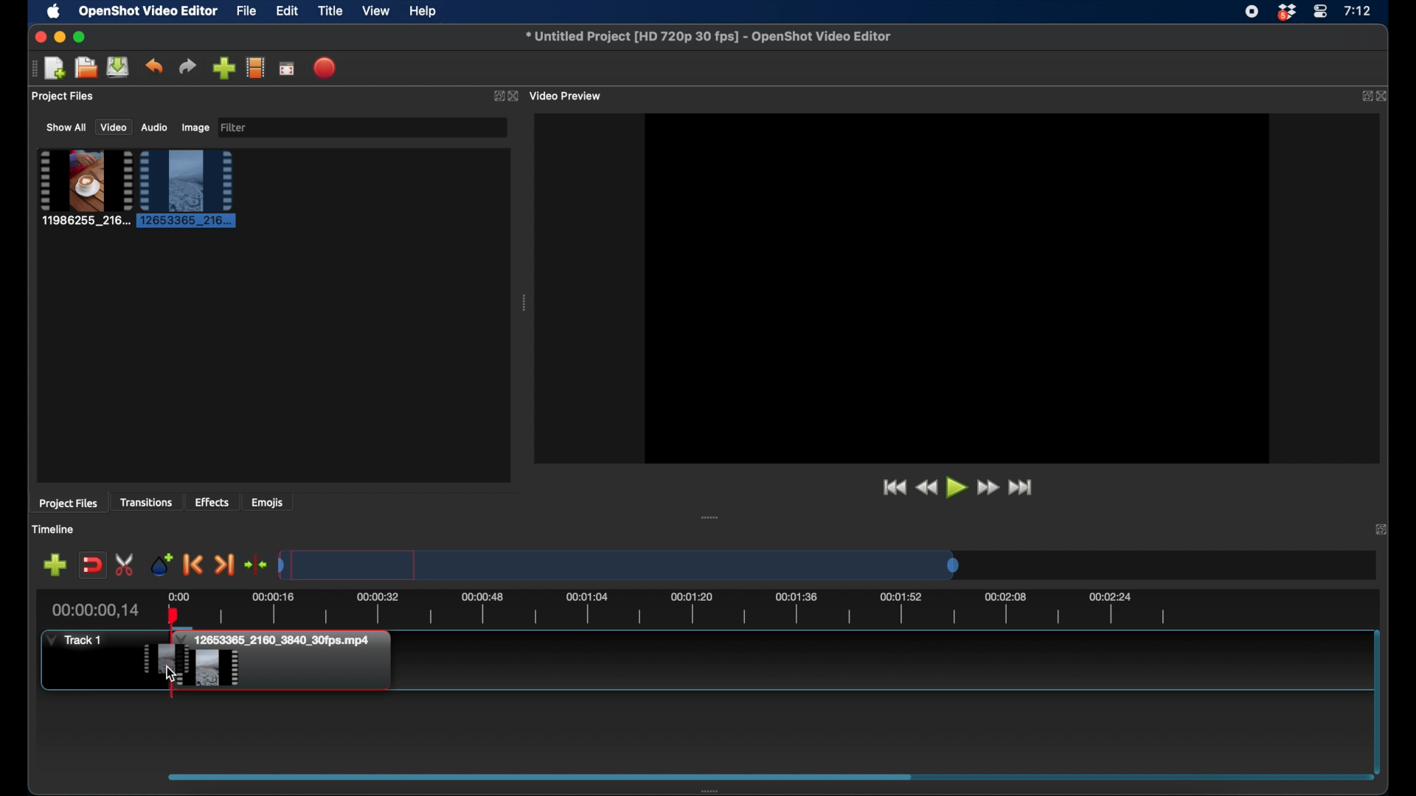 The height and width of the screenshot is (796, 1416). Describe the element at coordinates (118, 67) in the screenshot. I see `save project` at that location.